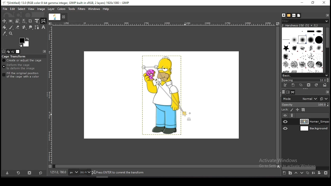 This screenshot has height=186, width=331. Describe the element at coordinates (284, 16) in the screenshot. I see `brushes` at that location.